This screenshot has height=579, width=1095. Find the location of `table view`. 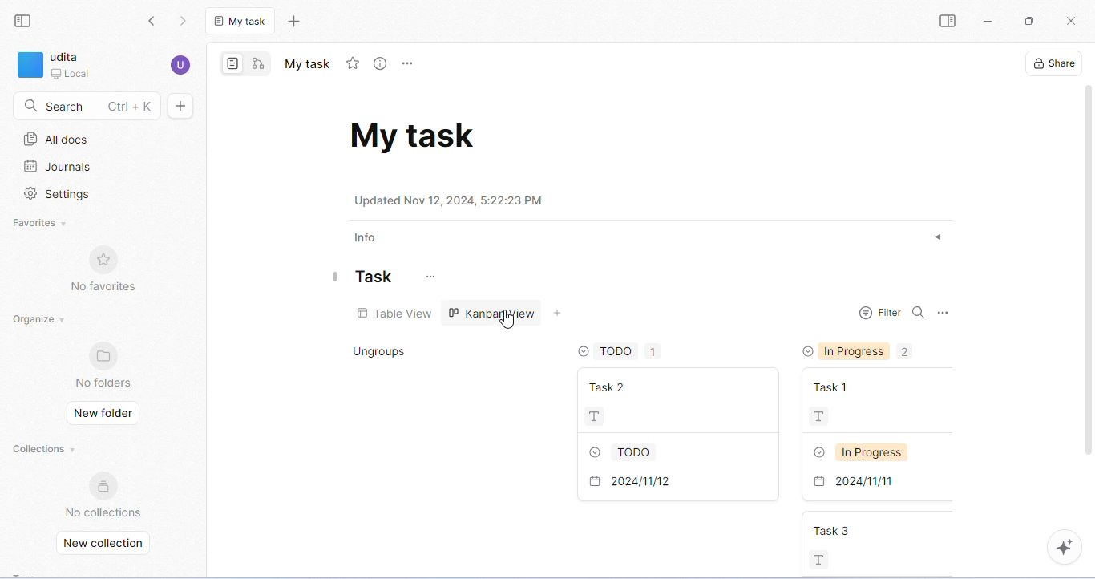

table view is located at coordinates (395, 314).